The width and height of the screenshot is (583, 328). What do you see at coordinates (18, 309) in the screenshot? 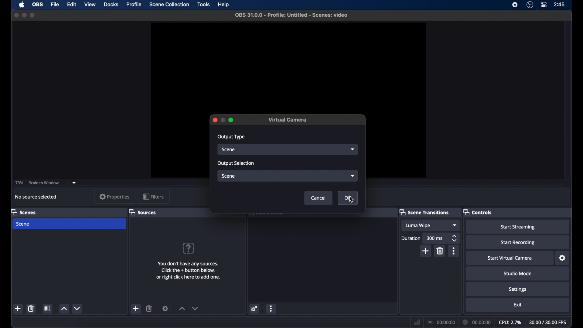
I see `add` at bounding box center [18, 309].